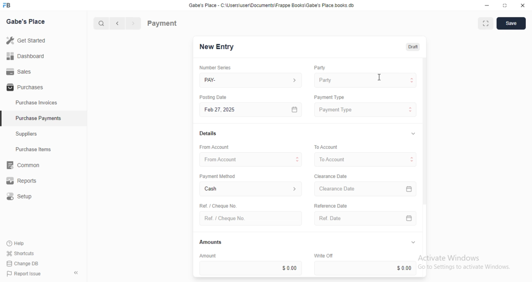 This screenshot has width=532, height=282. Describe the element at coordinates (251, 80) in the screenshot. I see `PAY-` at that location.